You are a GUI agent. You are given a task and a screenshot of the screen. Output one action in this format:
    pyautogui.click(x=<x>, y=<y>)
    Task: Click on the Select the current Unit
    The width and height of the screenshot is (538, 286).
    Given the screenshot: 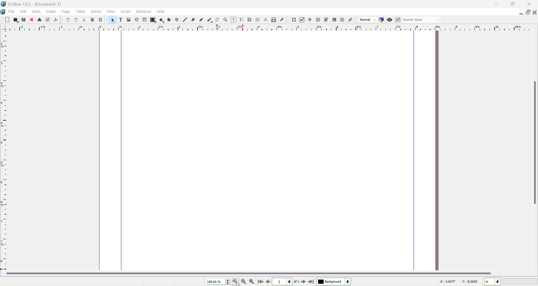 What is the action you would take?
    pyautogui.click(x=492, y=282)
    